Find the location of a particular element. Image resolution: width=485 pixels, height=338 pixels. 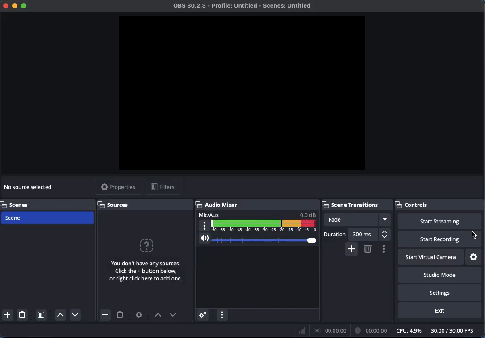

Project name is located at coordinates (245, 6).